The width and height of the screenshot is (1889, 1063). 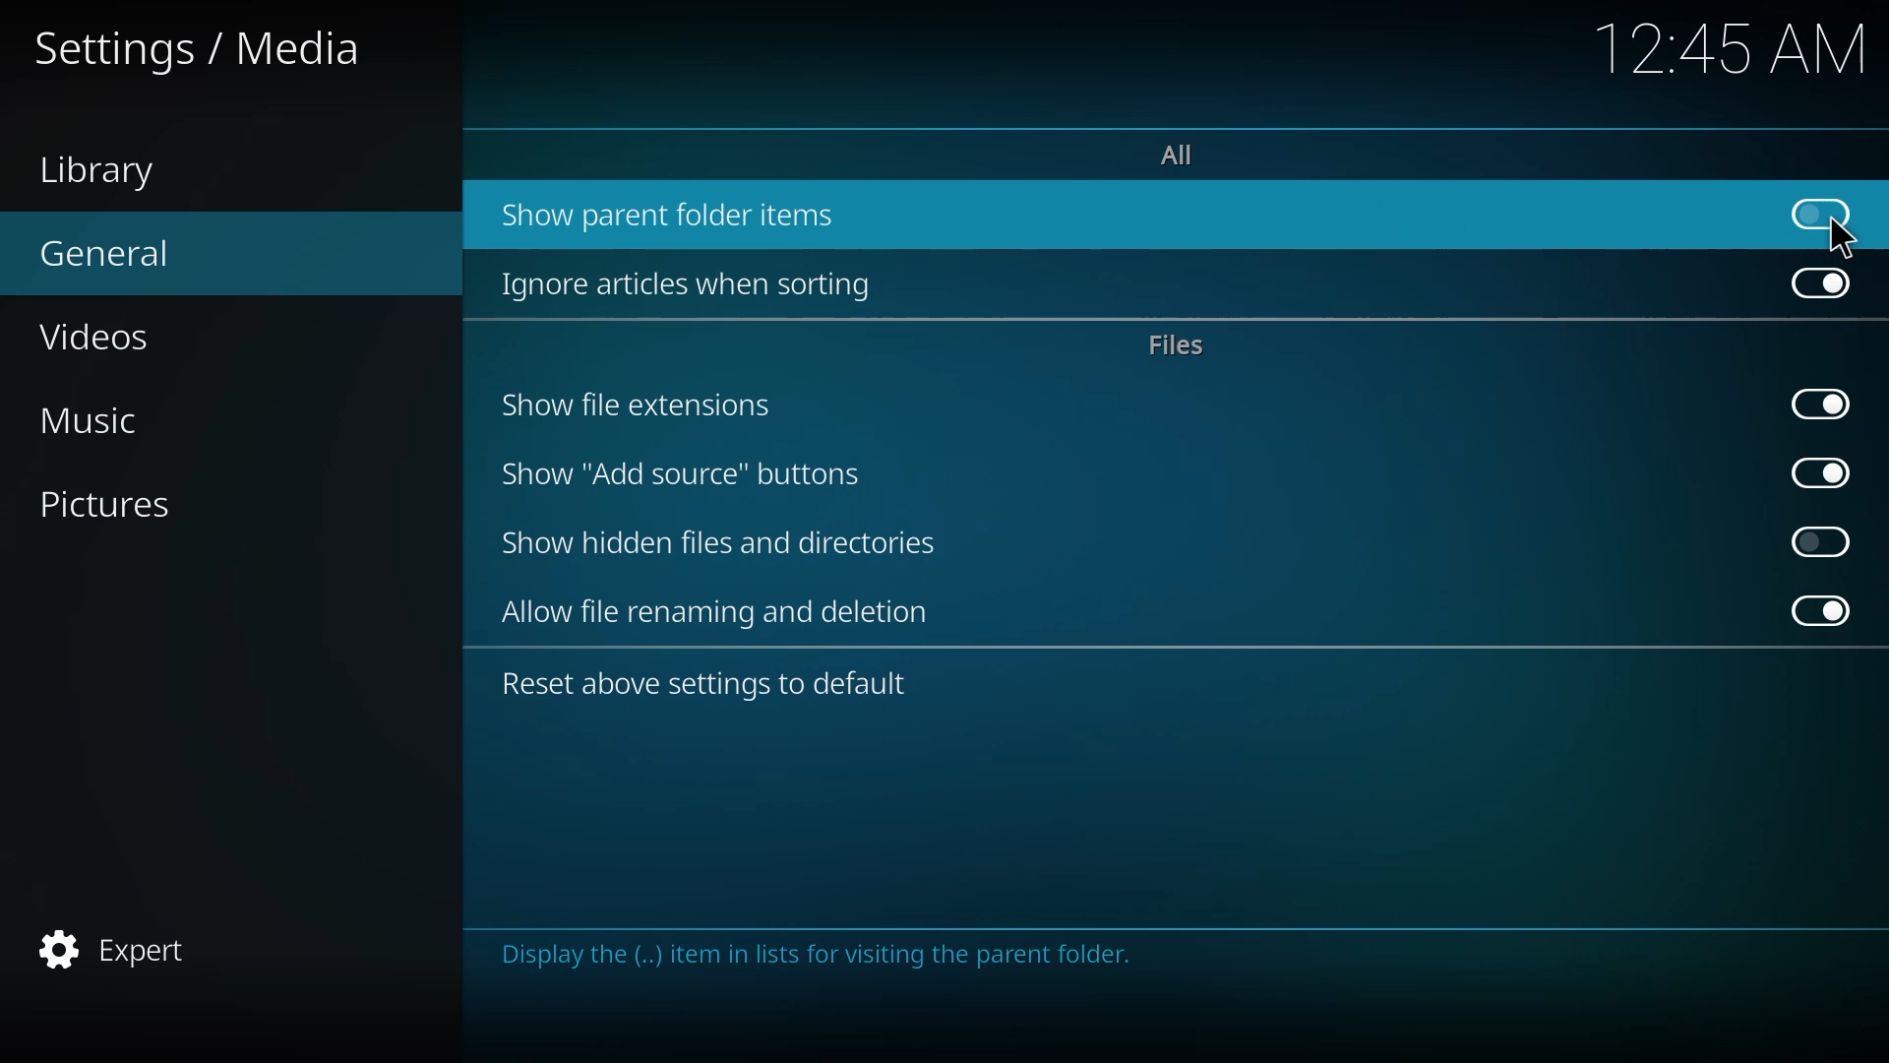 What do you see at coordinates (1819, 401) in the screenshot?
I see `enabled` at bounding box center [1819, 401].